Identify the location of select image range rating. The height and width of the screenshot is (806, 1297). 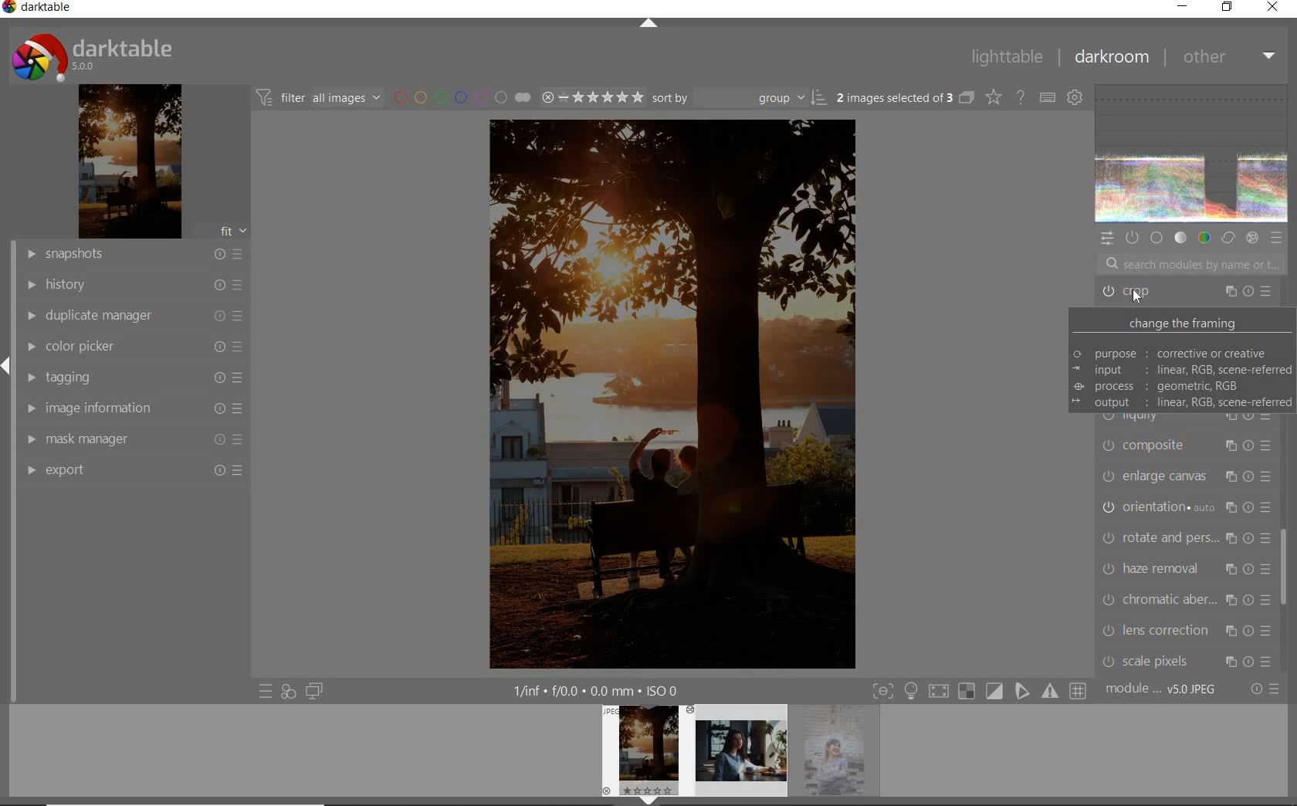
(590, 97).